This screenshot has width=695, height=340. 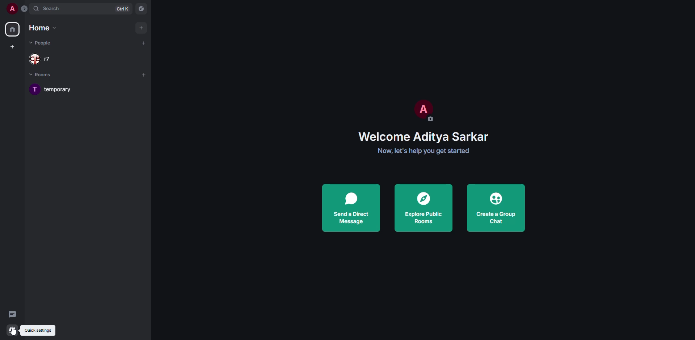 What do you see at coordinates (145, 74) in the screenshot?
I see `add` at bounding box center [145, 74].